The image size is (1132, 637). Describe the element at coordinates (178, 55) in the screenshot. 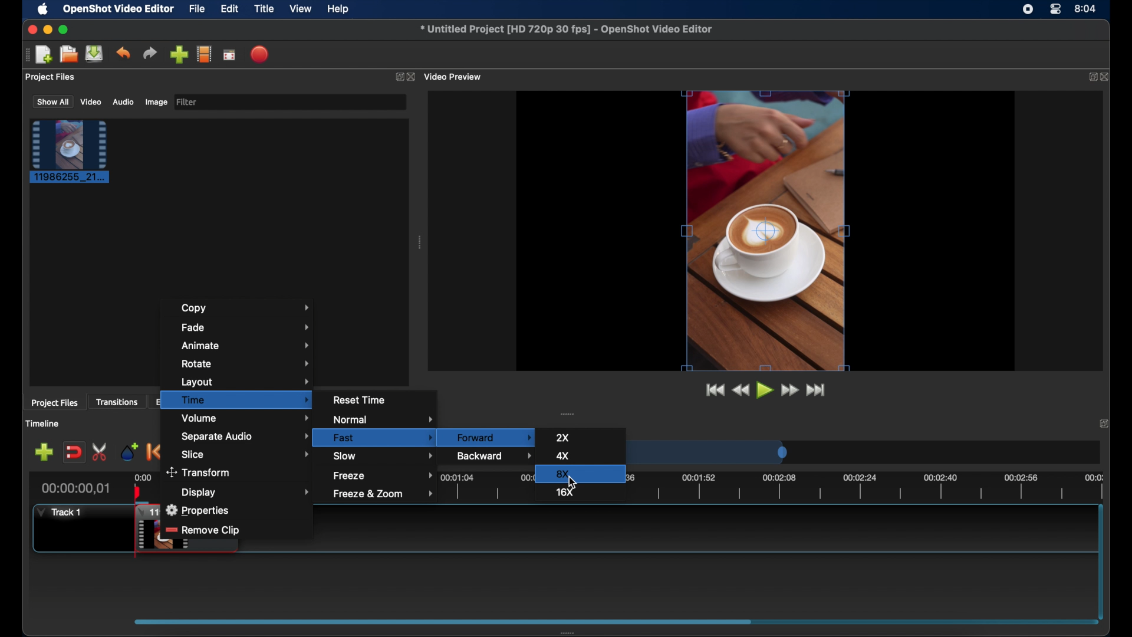

I see `import files` at that location.